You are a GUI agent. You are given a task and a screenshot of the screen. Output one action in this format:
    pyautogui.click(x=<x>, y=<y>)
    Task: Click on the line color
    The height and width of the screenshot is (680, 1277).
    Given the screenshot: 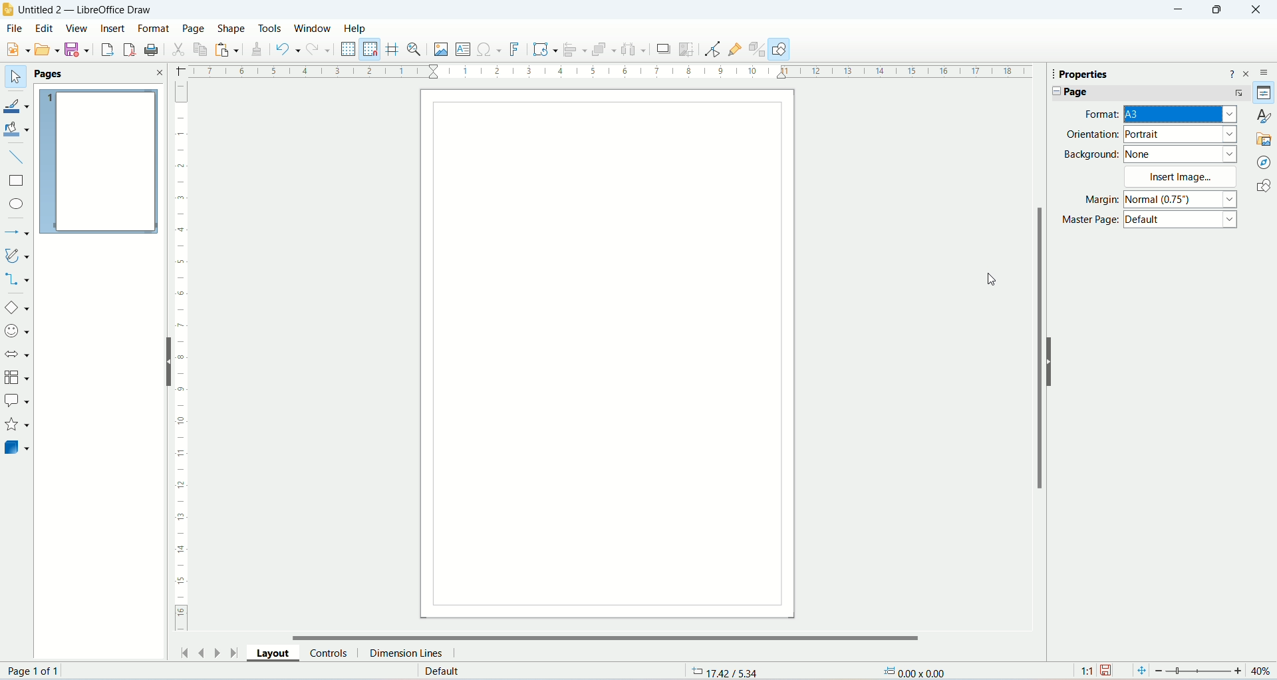 What is the action you would take?
    pyautogui.click(x=17, y=103)
    